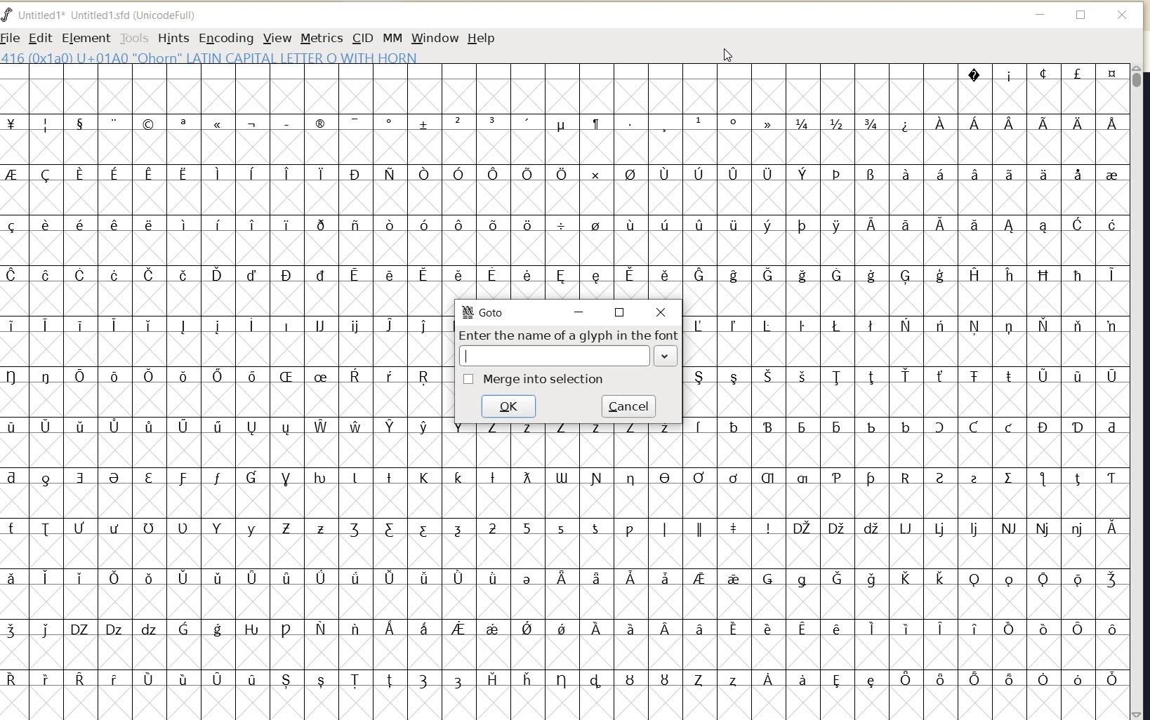 The image size is (1150, 720). What do you see at coordinates (1123, 15) in the screenshot?
I see `CLOSE` at bounding box center [1123, 15].